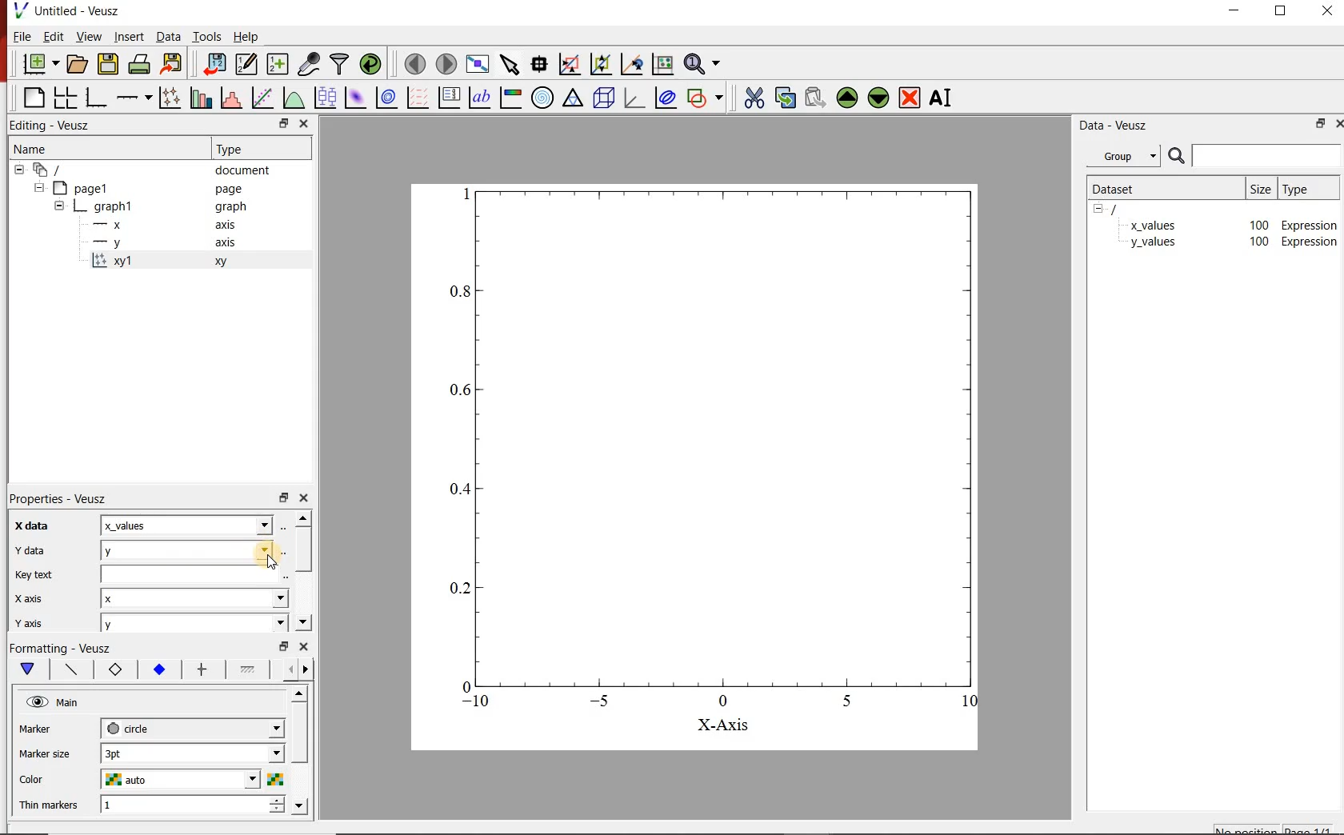 The height and width of the screenshot is (835, 1344). Describe the element at coordinates (635, 100) in the screenshot. I see `3d graph` at that location.